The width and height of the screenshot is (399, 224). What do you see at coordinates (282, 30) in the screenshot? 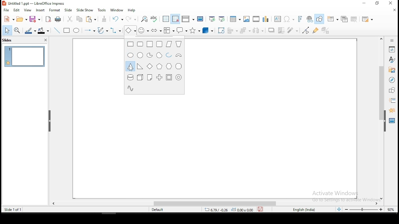
I see `crop image` at bounding box center [282, 30].